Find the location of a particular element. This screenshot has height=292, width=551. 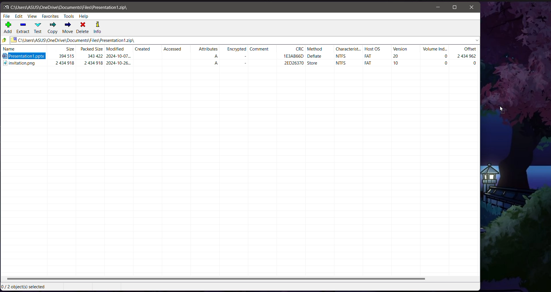

Move is located at coordinates (68, 28).